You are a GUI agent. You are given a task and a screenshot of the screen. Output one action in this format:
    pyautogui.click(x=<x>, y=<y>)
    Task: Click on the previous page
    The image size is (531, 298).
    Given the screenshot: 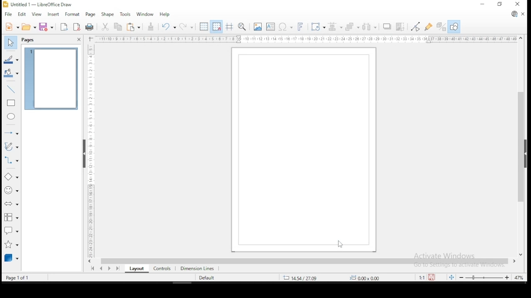 What is the action you would take?
    pyautogui.click(x=101, y=269)
    